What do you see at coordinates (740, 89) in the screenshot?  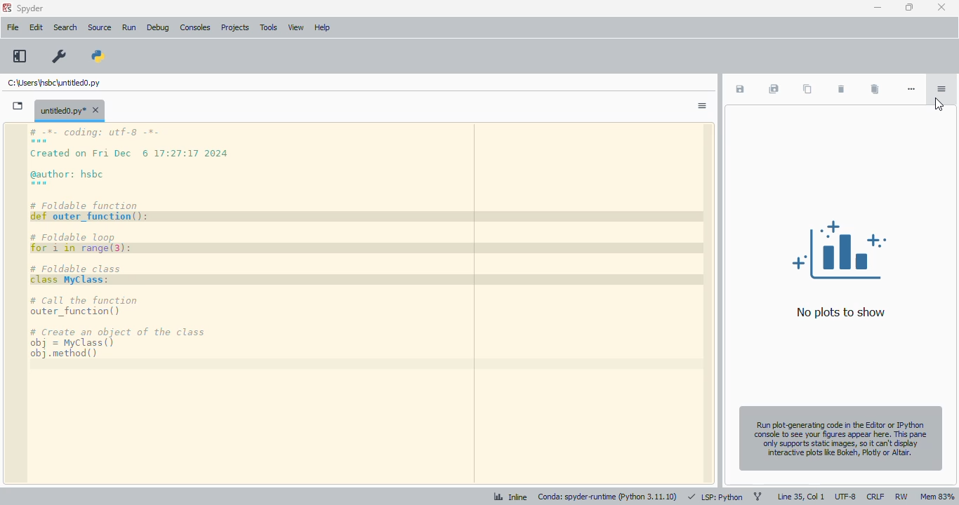 I see `save plot as ` at bounding box center [740, 89].